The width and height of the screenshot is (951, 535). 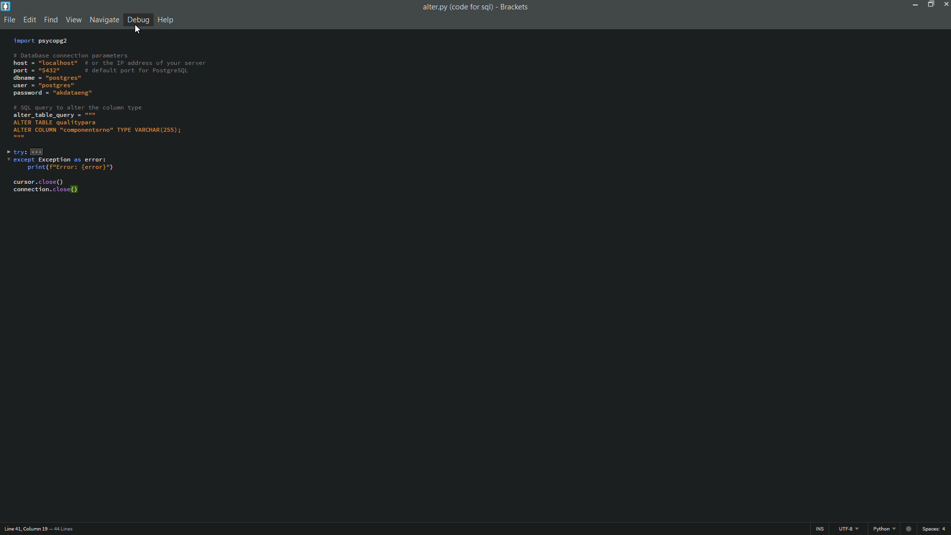 What do you see at coordinates (913, 5) in the screenshot?
I see `minimize` at bounding box center [913, 5].